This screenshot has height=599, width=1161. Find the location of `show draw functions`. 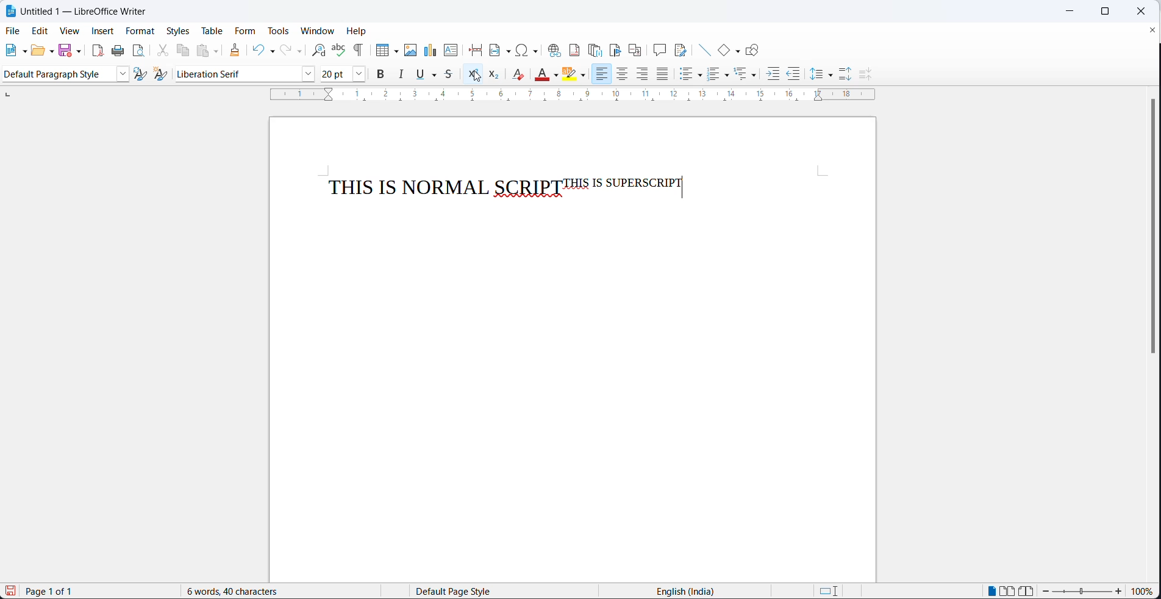

show draw functions is located at coordinates (755, 48).